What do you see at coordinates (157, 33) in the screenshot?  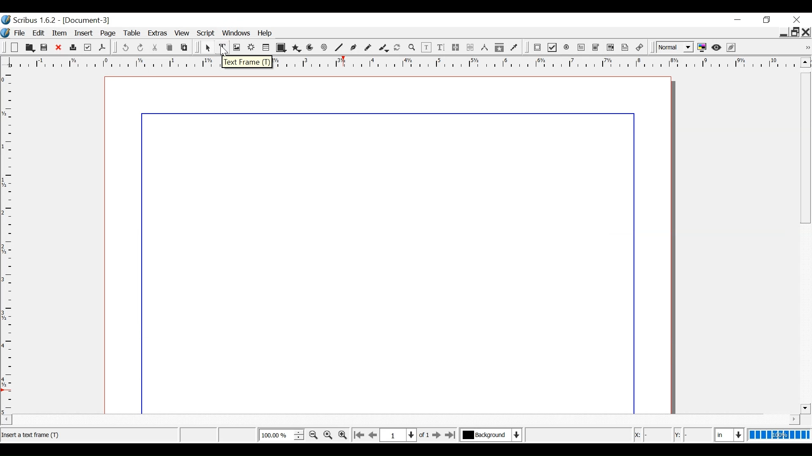 I see `Extras` at bounding box center [157, 33].